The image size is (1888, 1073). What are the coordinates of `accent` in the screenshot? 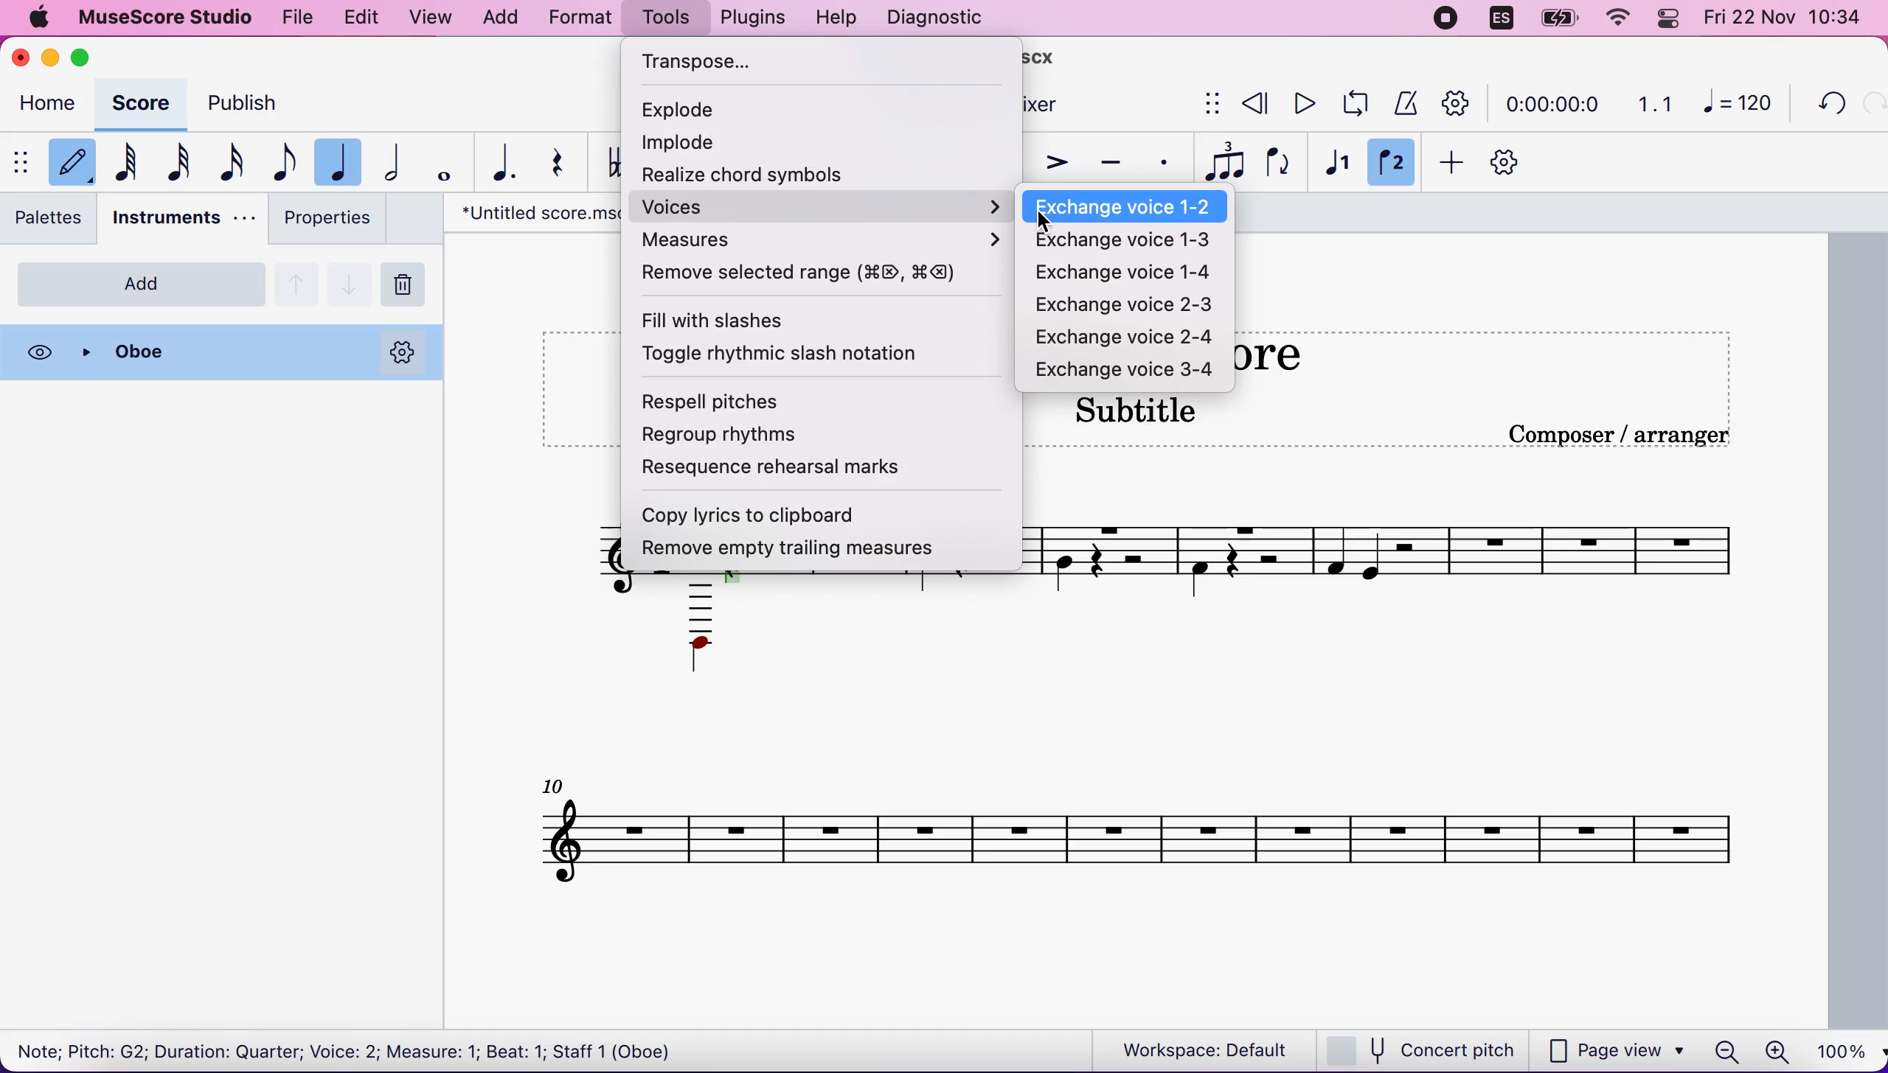 It's located at (1058, 164).